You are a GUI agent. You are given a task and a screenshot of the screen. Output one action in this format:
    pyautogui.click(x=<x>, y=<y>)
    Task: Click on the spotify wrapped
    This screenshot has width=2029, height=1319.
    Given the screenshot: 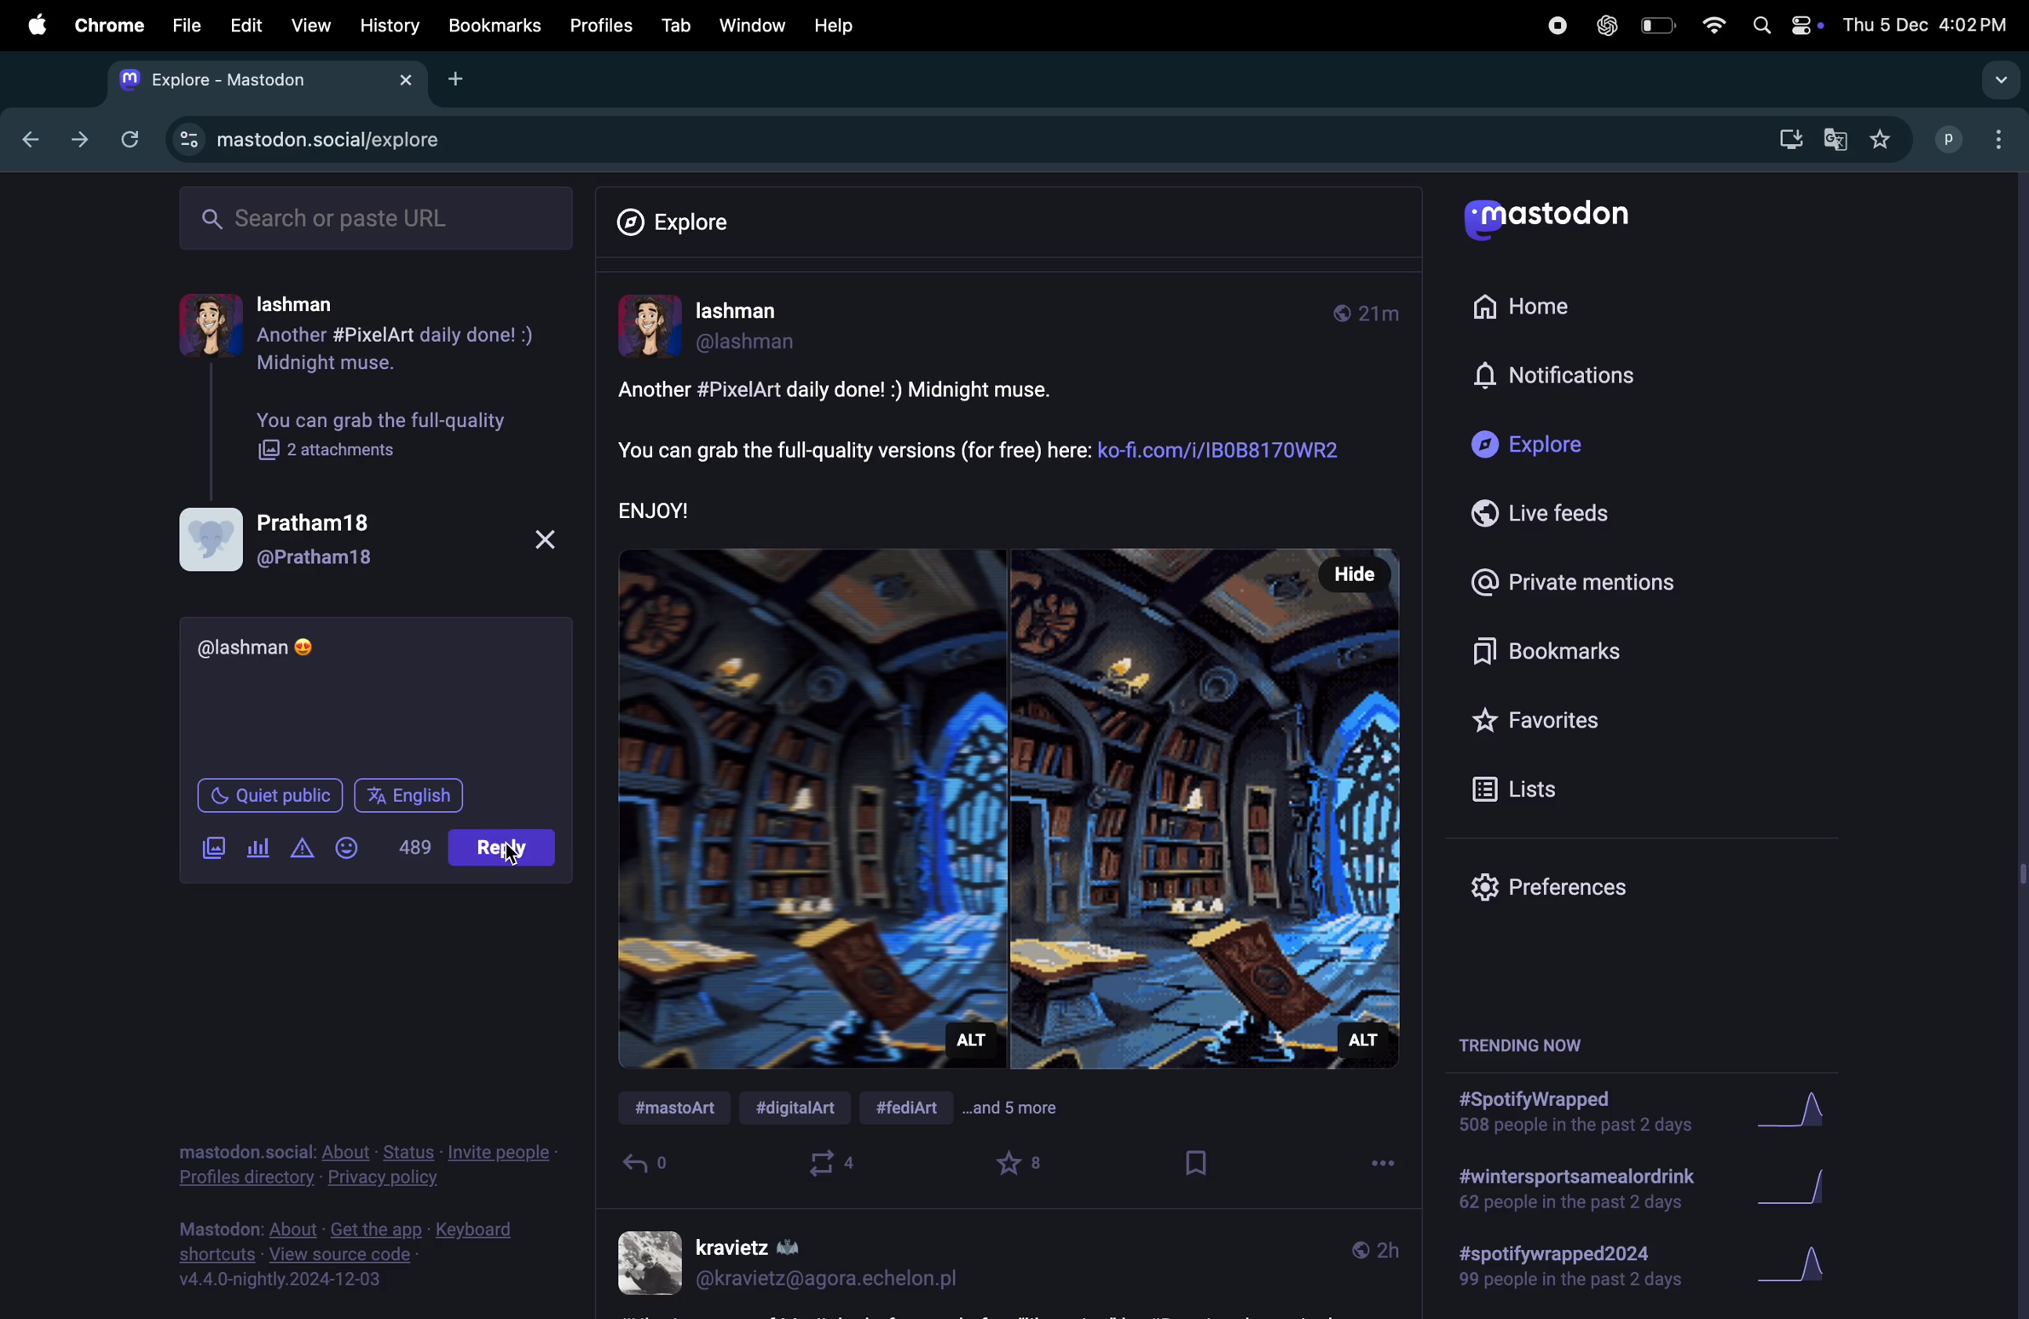 What is the action you would take?
    pyautogui.click(x=1574, y=1116)
    